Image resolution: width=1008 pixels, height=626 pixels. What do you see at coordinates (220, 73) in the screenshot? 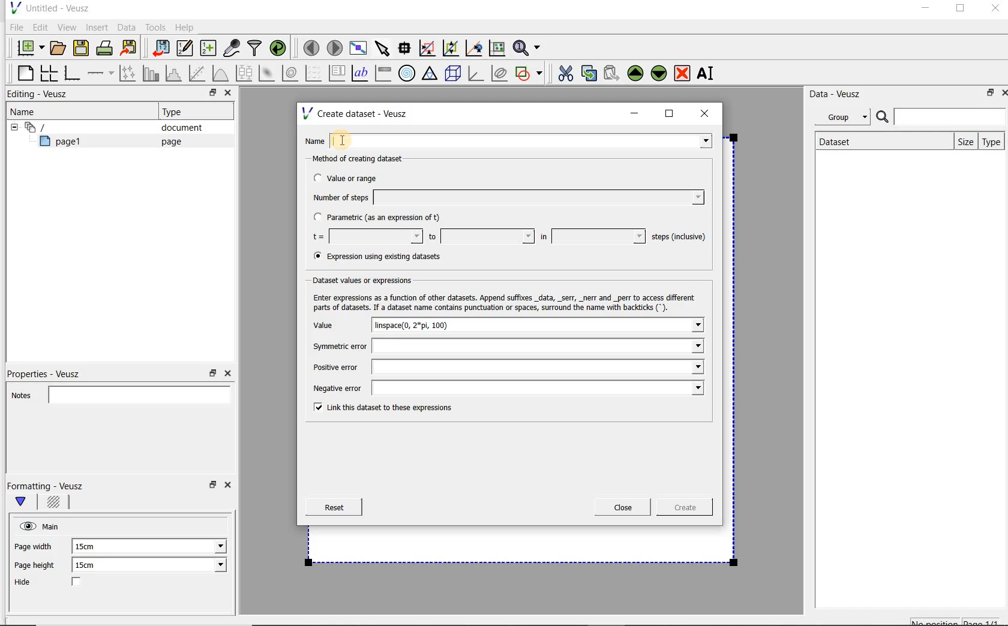
I see `plot a function` at bounding box center [220, 73].